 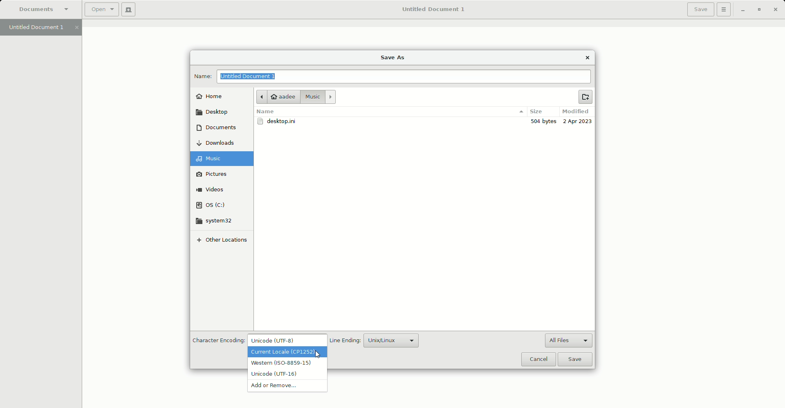 I want to click on Size, so click(x=535, y=112).